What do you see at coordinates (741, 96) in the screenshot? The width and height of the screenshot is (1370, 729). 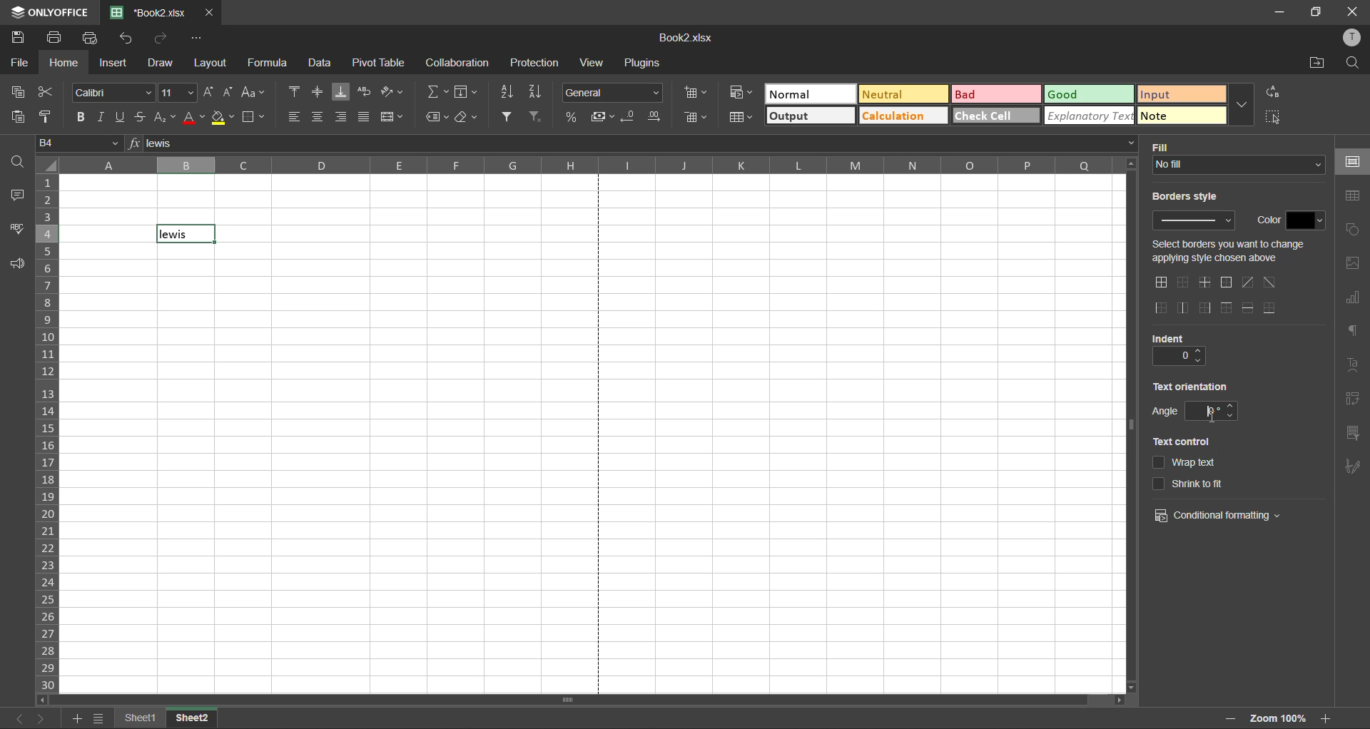 I see `conditional formatting` at bounding box center [741, 96].